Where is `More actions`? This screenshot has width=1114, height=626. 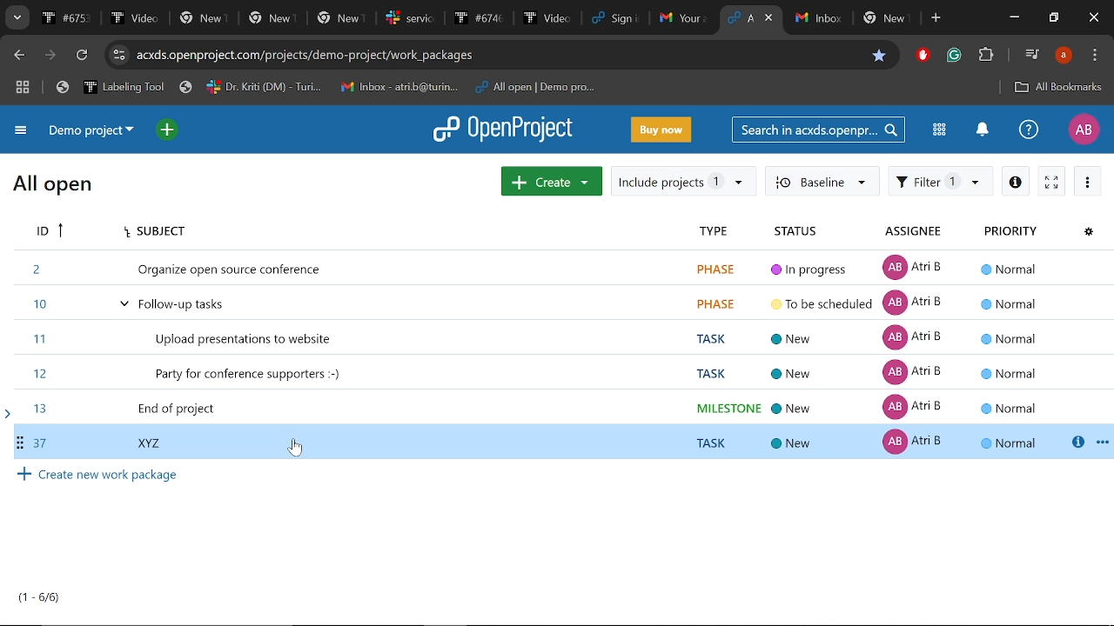 More actions is located at coordinates (1088, 181).